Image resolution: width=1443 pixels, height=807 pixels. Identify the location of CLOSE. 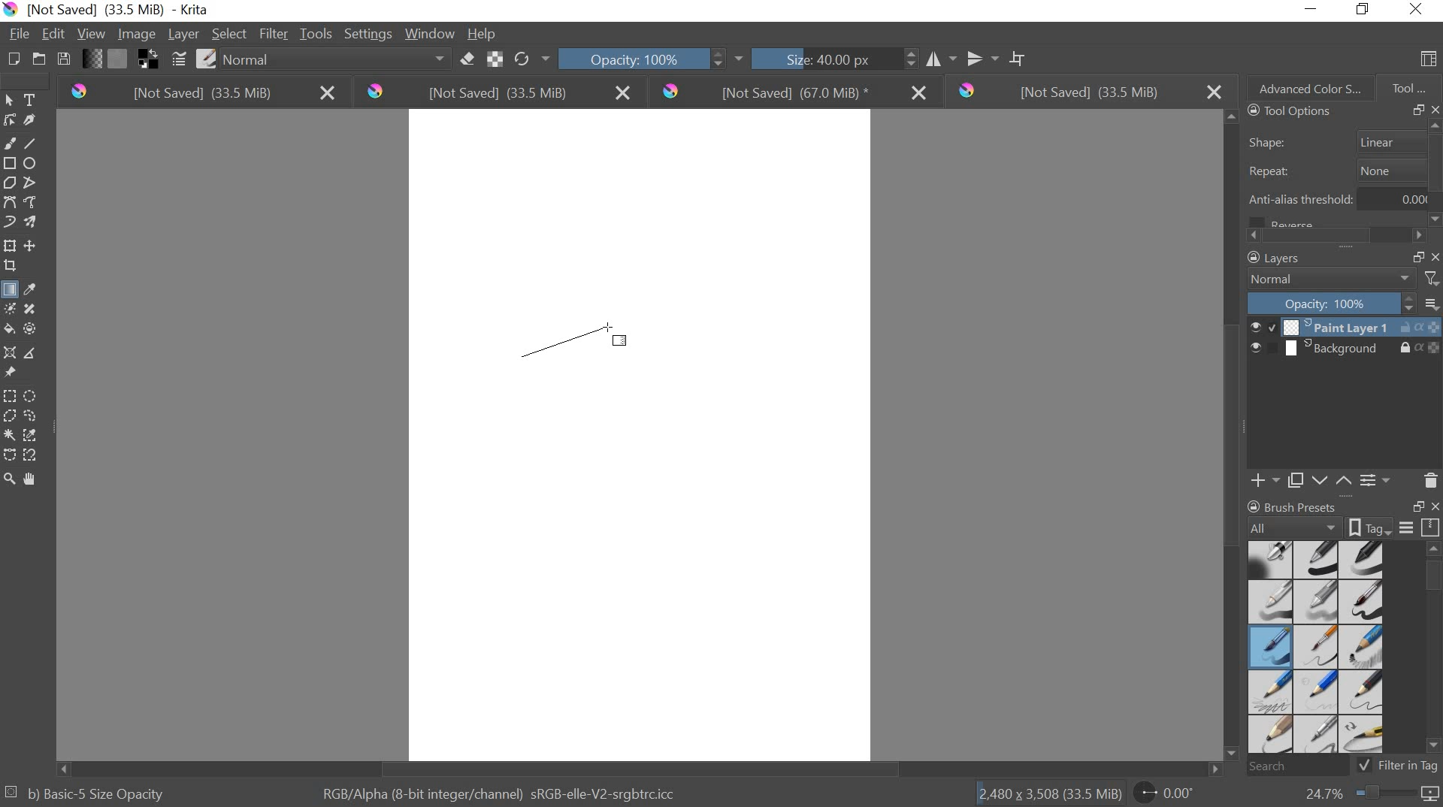
(1434, 255).